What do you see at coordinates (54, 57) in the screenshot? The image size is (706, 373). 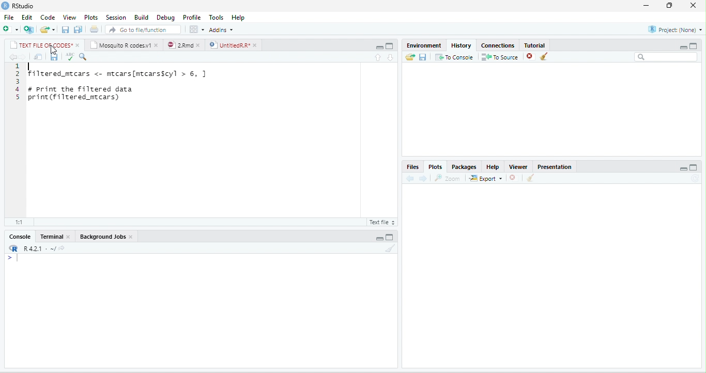 I see `save` at bounding box center [54, 57].